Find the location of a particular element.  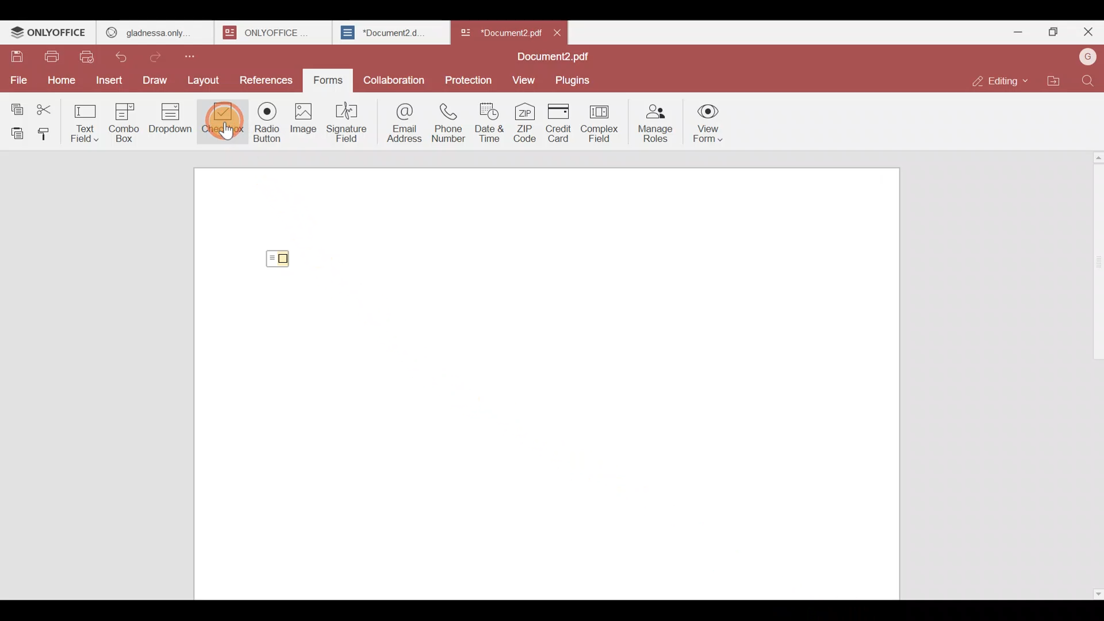

File is located at coordinates (18, 79).